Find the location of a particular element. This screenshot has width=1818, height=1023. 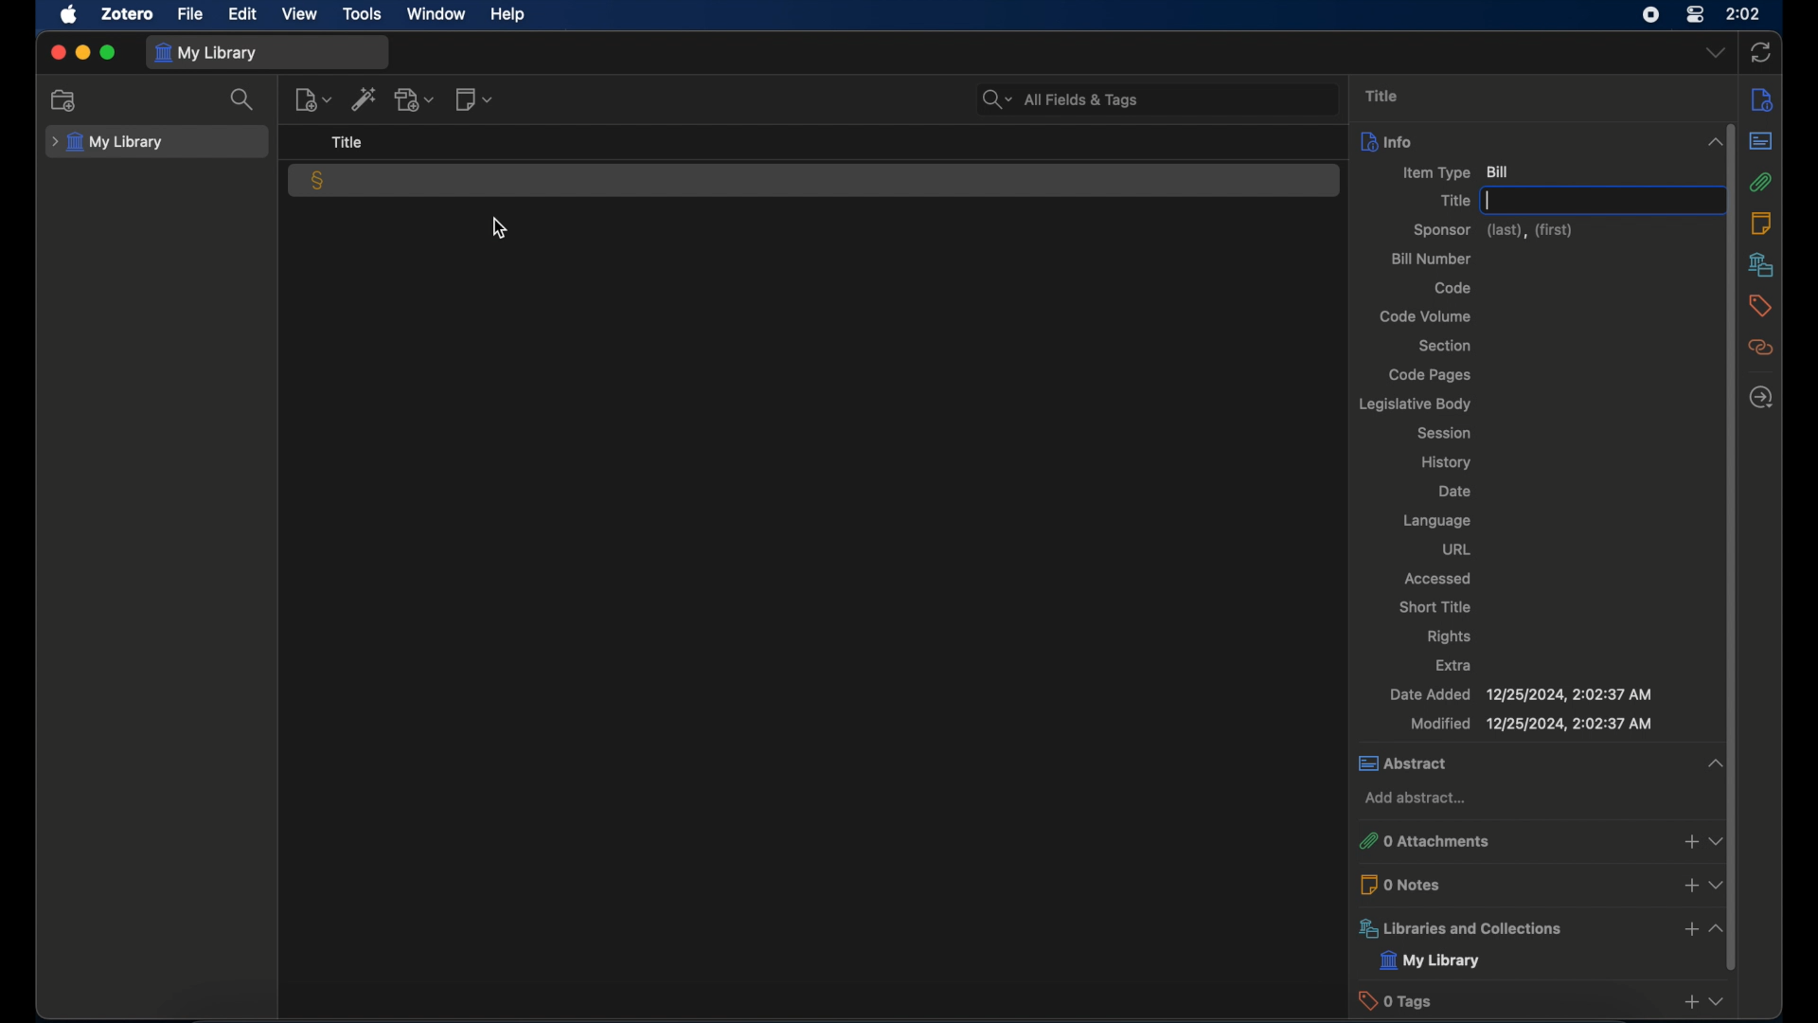

tools is located at coordinates (362, 12).